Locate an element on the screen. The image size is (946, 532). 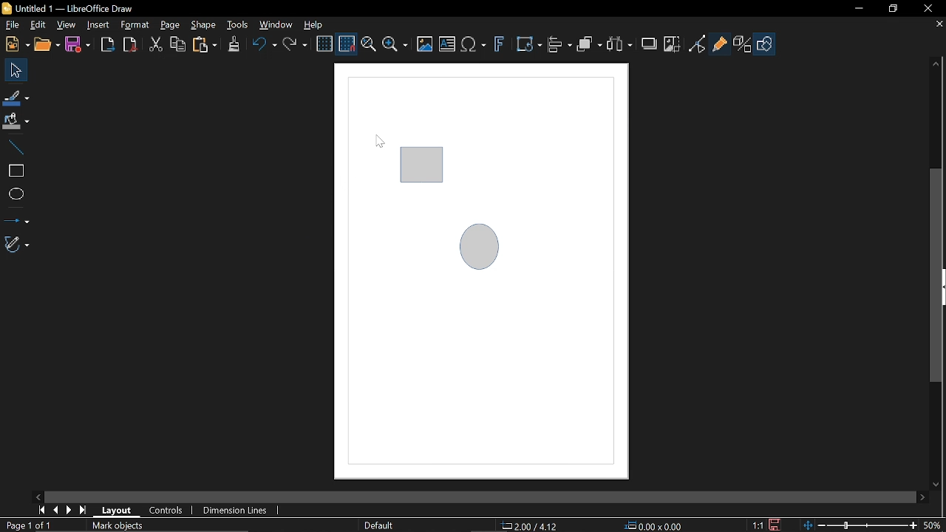
Save as pdf is located at coordinates (129, 44).